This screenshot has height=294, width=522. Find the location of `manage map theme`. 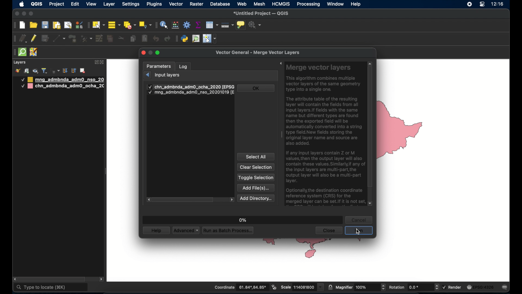

manage map theme is located at coordinates (35, 71).